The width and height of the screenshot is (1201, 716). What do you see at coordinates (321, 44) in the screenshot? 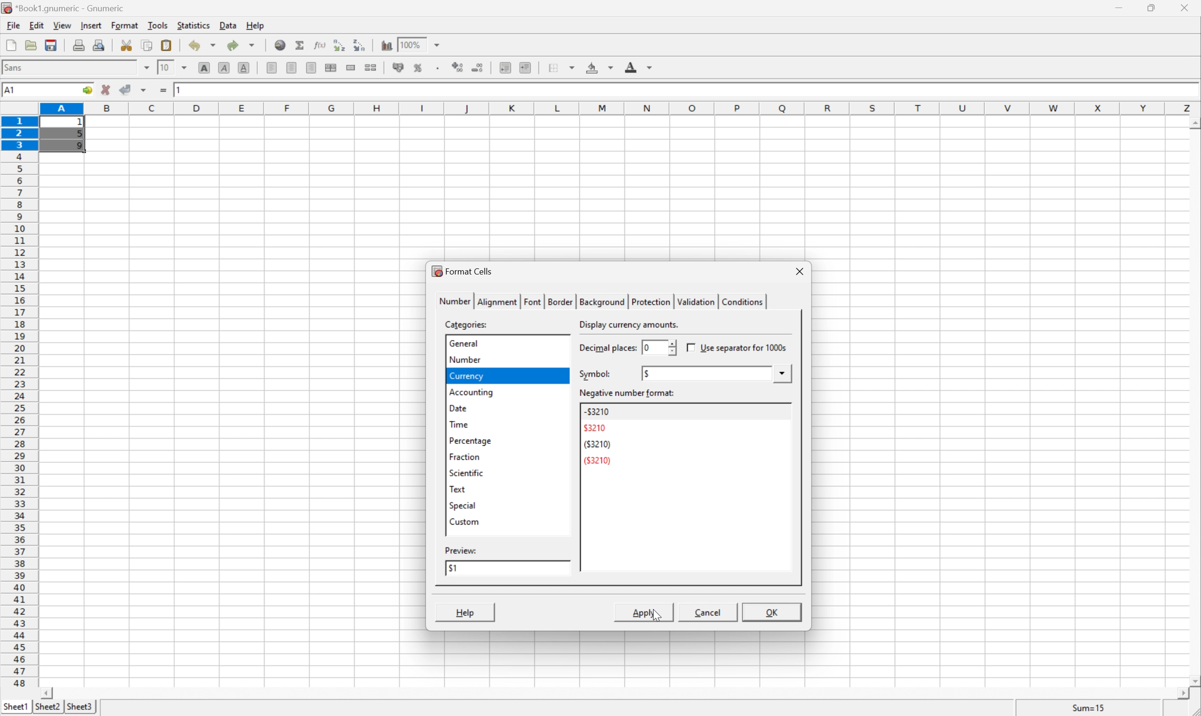
I see `edit function in current cell` at bounding box center [321, 44].